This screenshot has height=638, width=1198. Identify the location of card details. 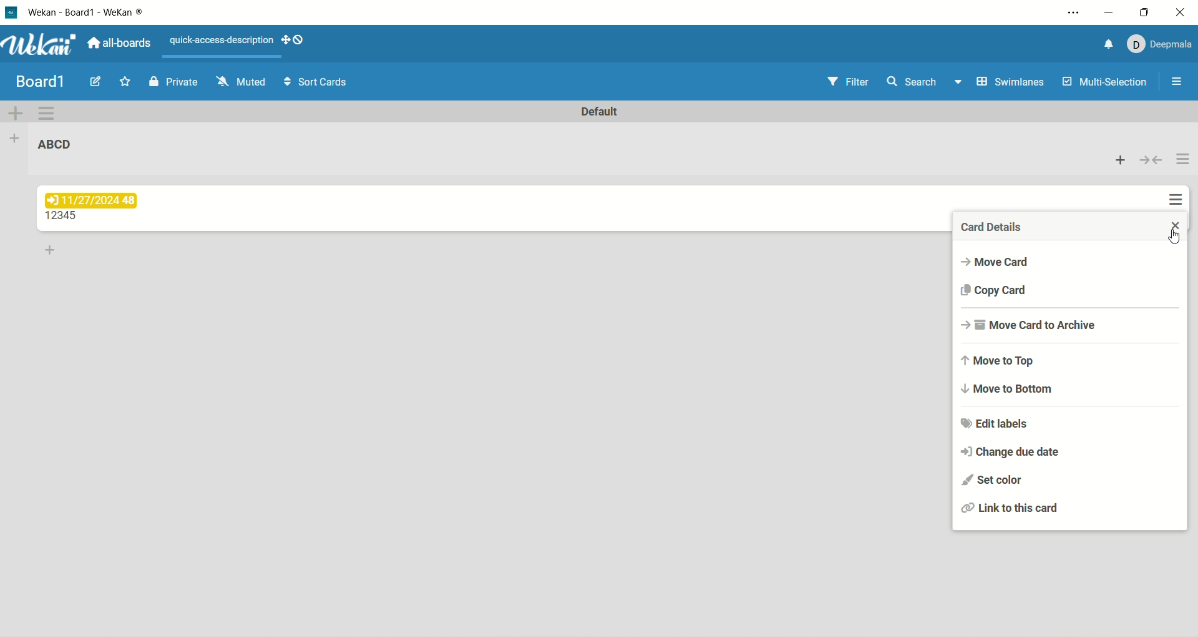
(993, 227).